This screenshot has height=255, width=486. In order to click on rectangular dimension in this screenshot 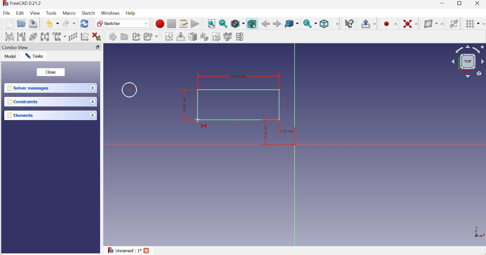, I will do `click(282, 134)`.